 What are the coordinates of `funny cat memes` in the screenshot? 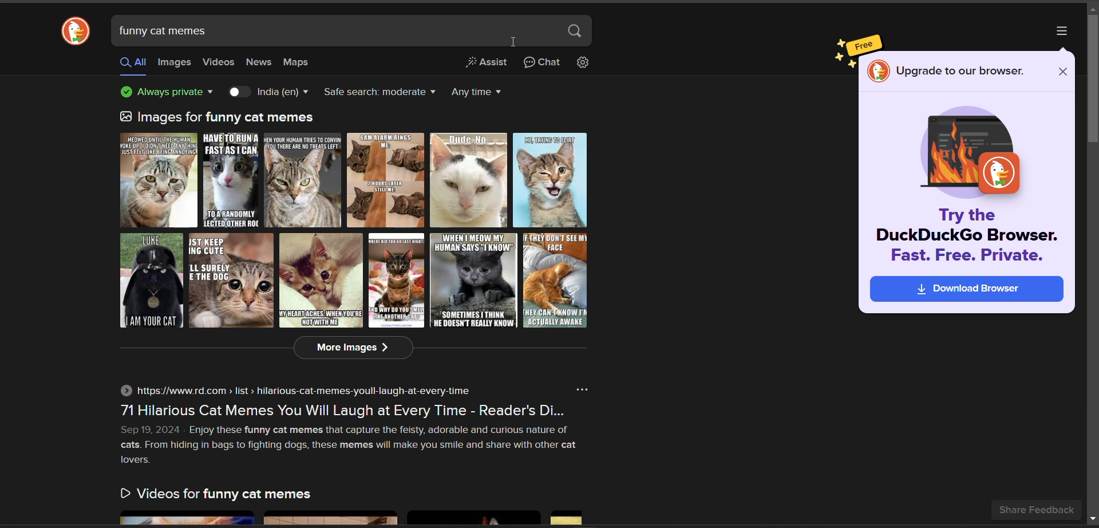 It's located at (166, 32).